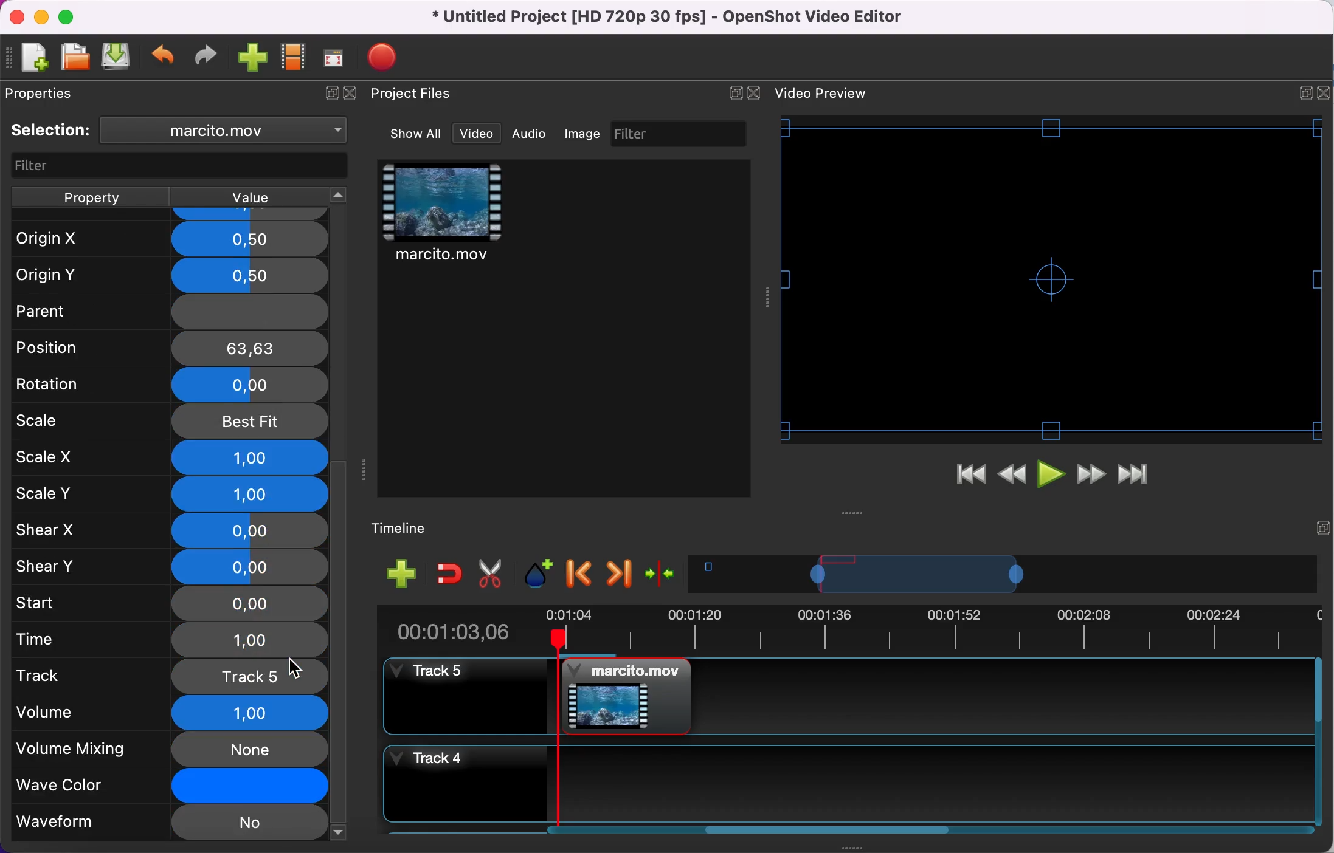  What do you see at coordinates (402, 572) in the screenshot?
I see `add track` at bounding box center [402, 572].